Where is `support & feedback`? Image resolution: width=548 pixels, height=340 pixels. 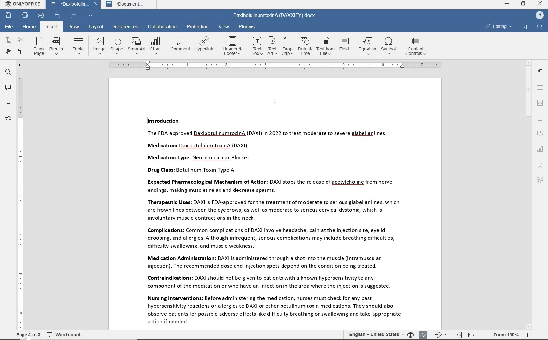
support & feedback is located at coordinates (8, 118).